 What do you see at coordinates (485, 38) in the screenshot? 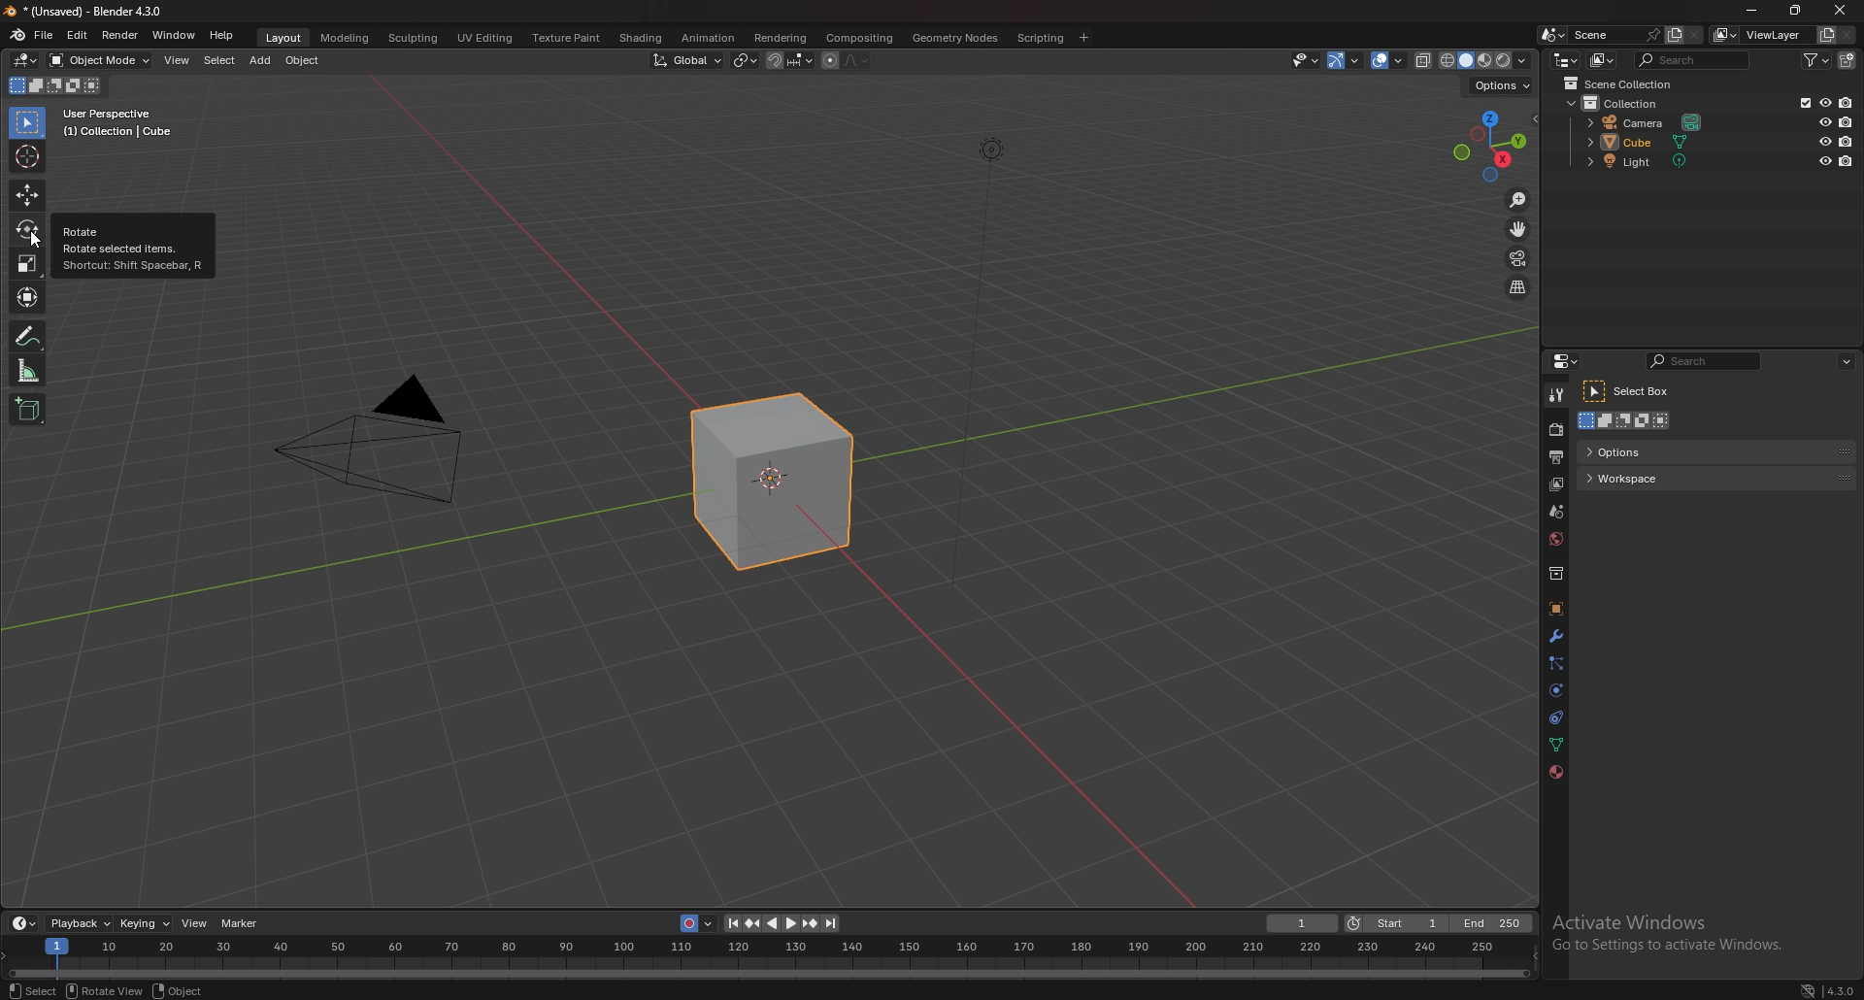
I see `uv editing` at bounding box center [485, 38].